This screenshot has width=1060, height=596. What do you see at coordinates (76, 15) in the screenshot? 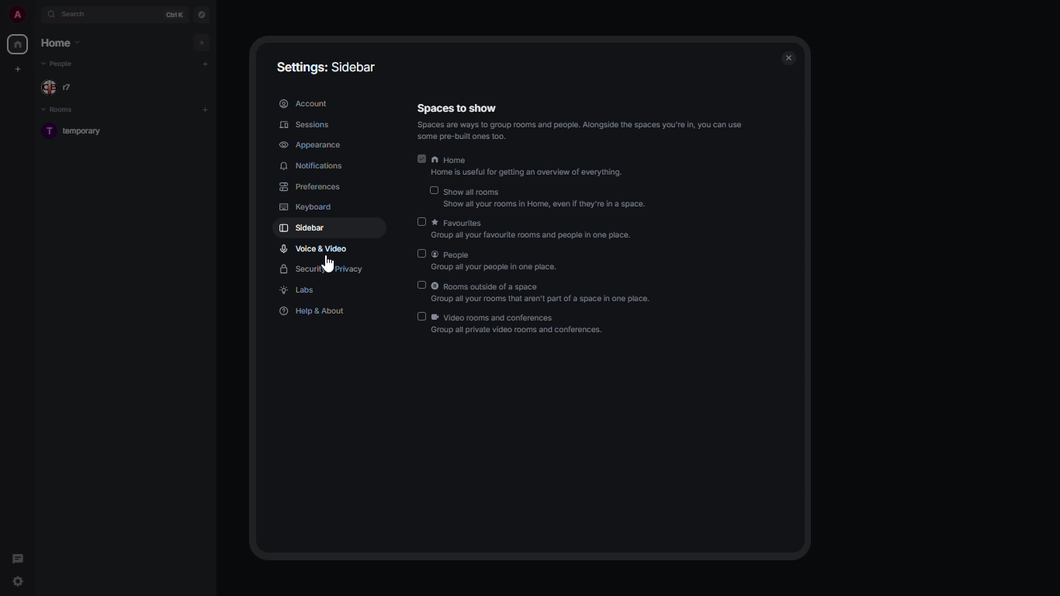
I see `search` at bounding box center [76, 15].